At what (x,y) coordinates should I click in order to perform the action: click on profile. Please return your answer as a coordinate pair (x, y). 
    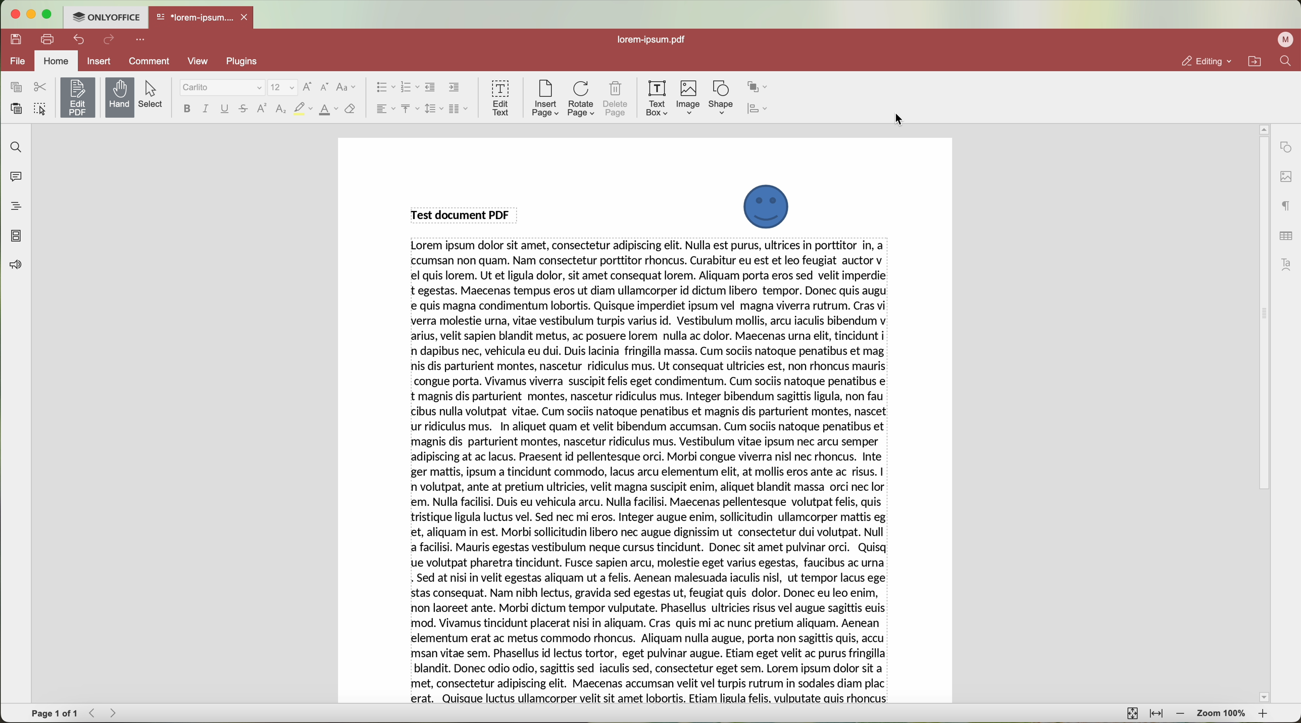
    Looking at the image, I should click on (1283, 40).